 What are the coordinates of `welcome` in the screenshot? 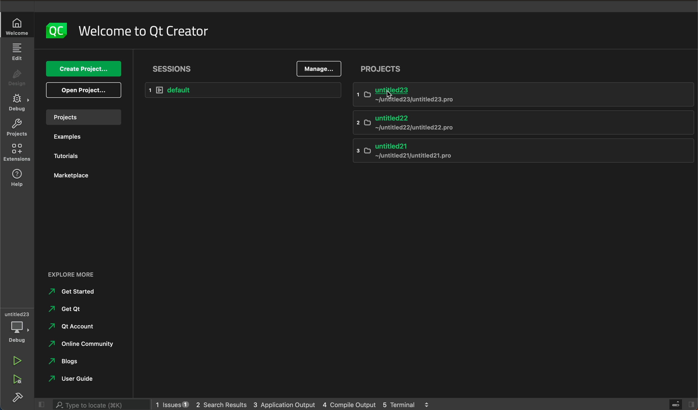 It's located at (18, 27).